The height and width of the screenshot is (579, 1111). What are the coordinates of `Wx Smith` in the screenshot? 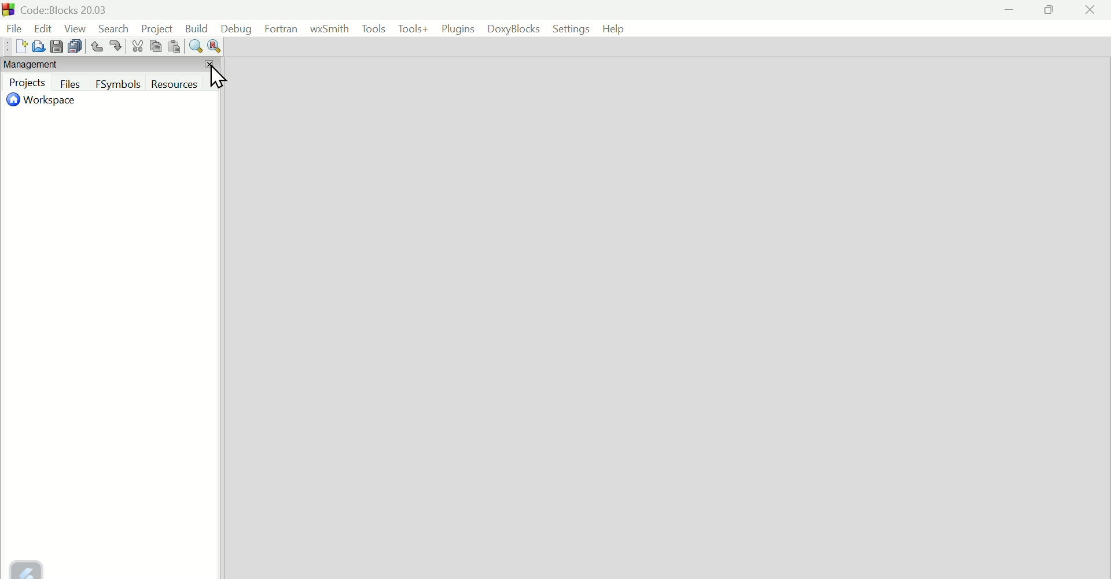 It's located at (329, 29).